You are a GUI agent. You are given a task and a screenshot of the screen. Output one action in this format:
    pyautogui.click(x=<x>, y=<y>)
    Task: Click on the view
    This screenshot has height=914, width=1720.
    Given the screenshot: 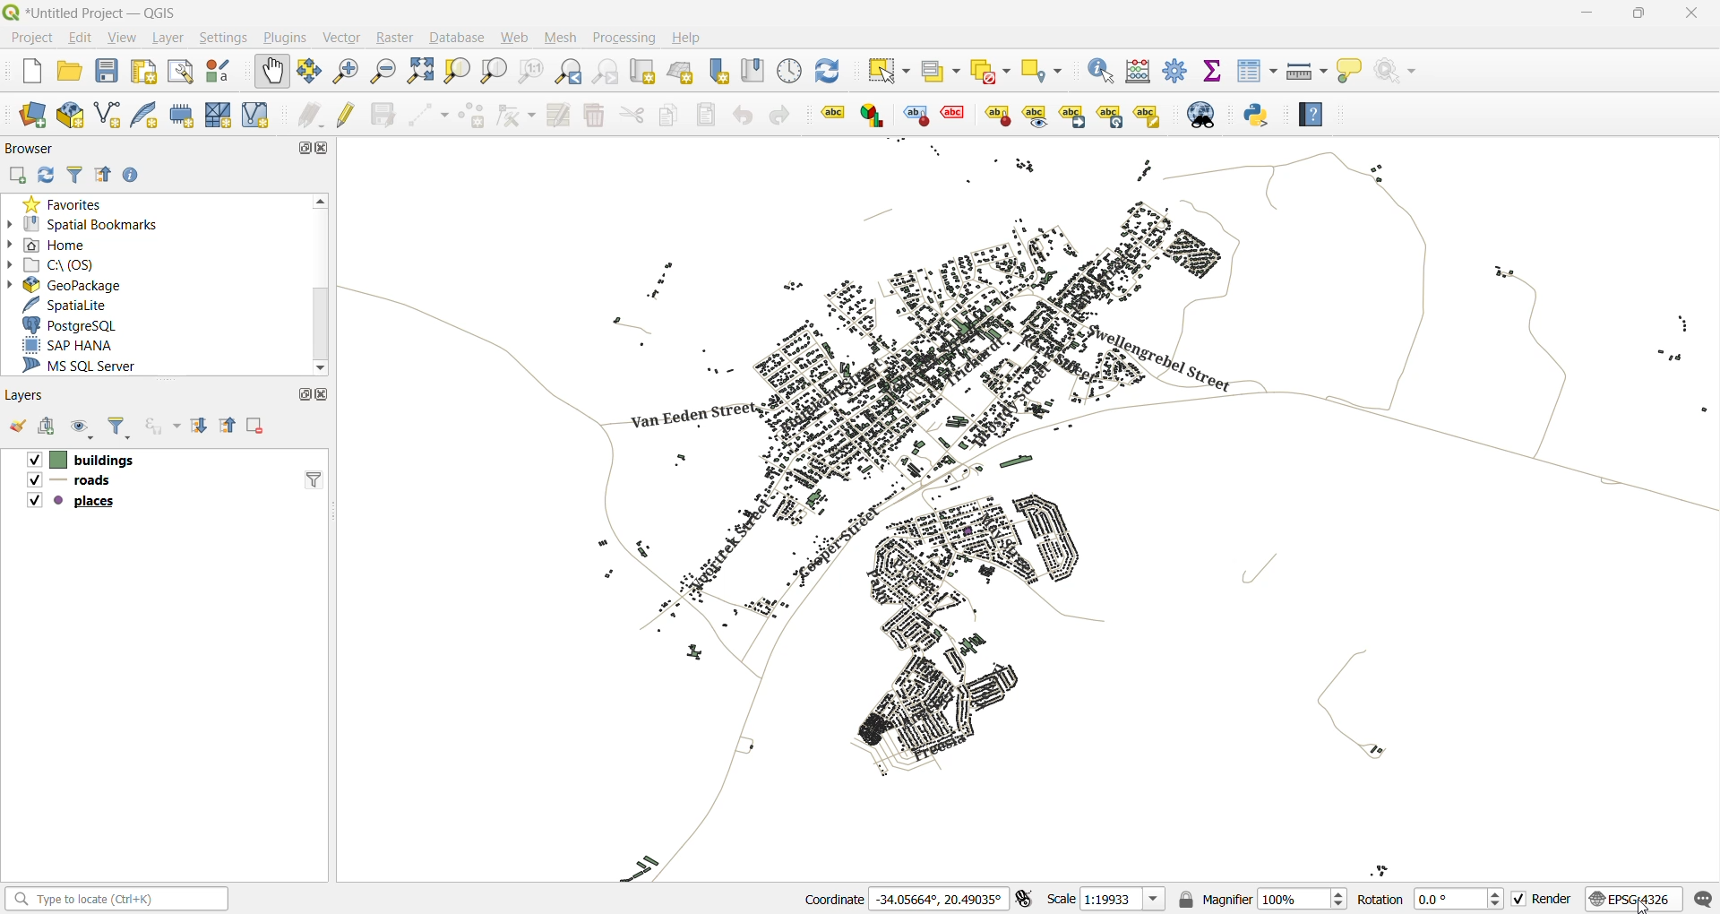 What is the action you would take?
    pyautogui.click(x=125, y=39)
    